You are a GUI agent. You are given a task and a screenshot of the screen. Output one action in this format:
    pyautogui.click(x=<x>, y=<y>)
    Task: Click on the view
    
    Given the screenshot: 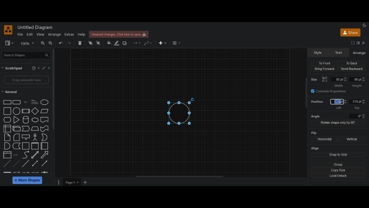 What is the action you would take?
    pyautogui.click(x=40, y=34)
    